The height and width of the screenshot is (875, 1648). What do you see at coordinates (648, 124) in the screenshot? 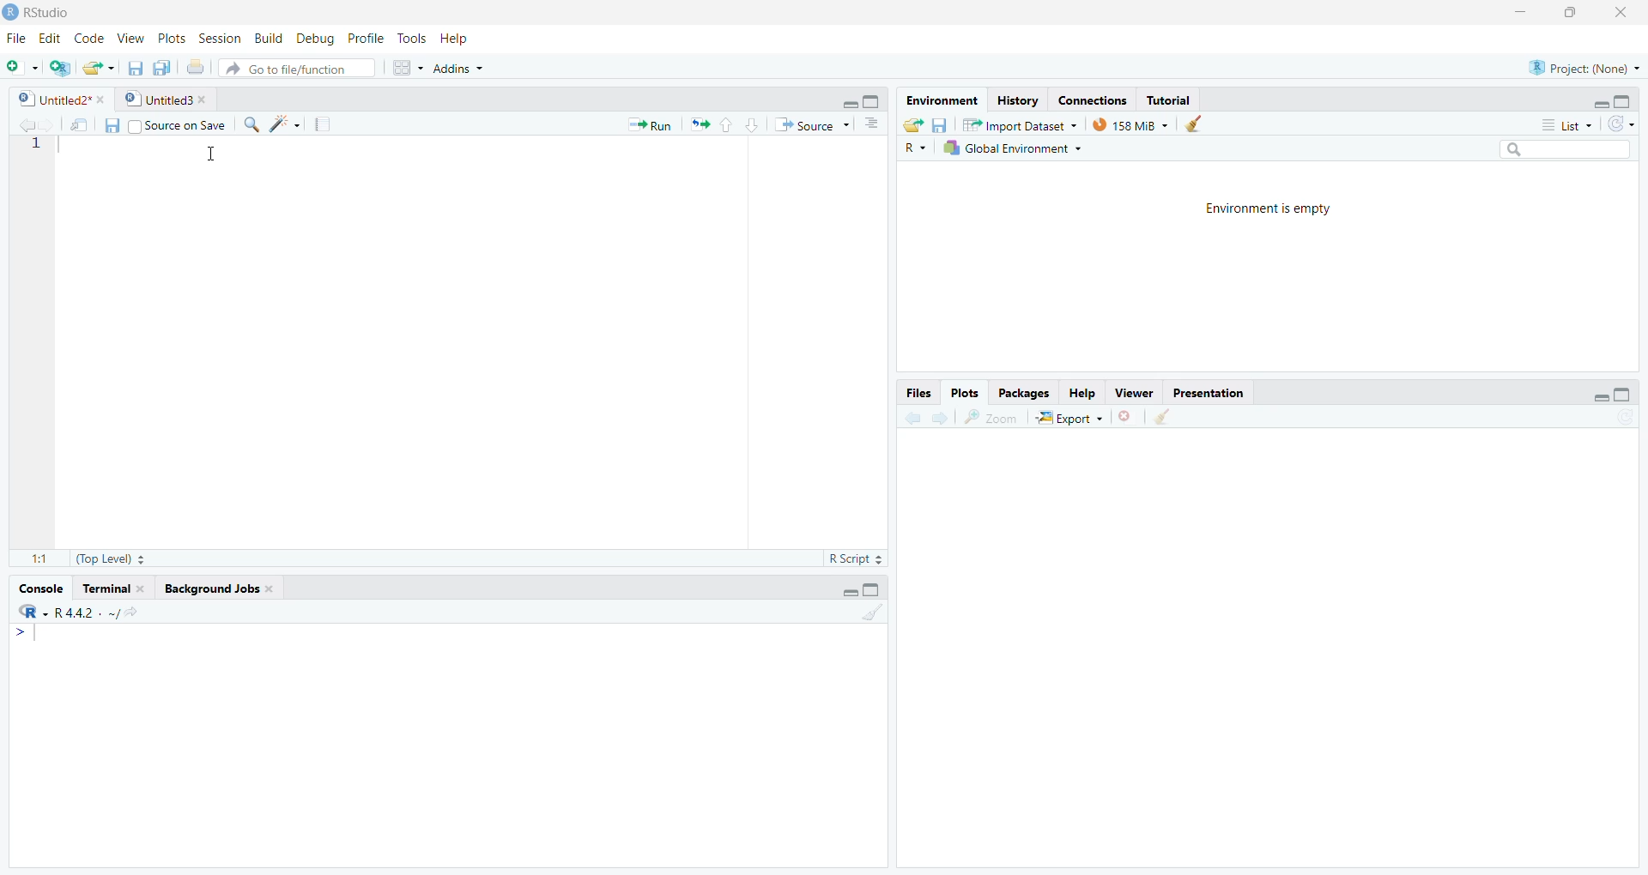
I see `Run` at bounding box center [648, 124].